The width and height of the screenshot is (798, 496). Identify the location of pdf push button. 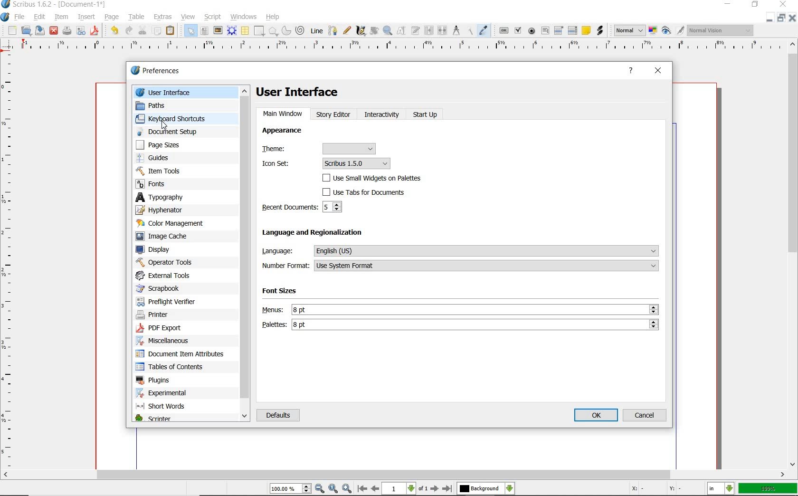
(504, 31).